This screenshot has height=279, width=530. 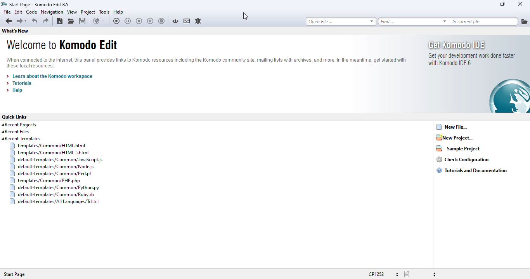 I want to click on cursor, so click(x=246, y=16).